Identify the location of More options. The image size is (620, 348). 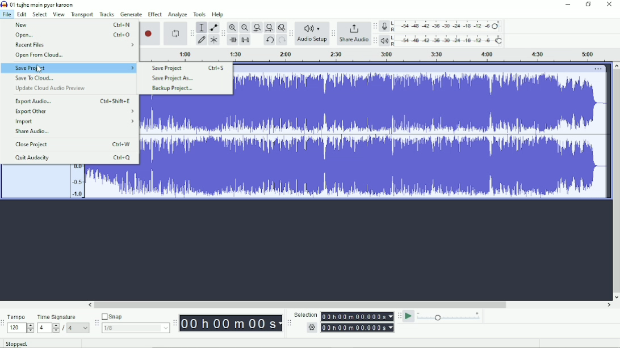
(600, 69).